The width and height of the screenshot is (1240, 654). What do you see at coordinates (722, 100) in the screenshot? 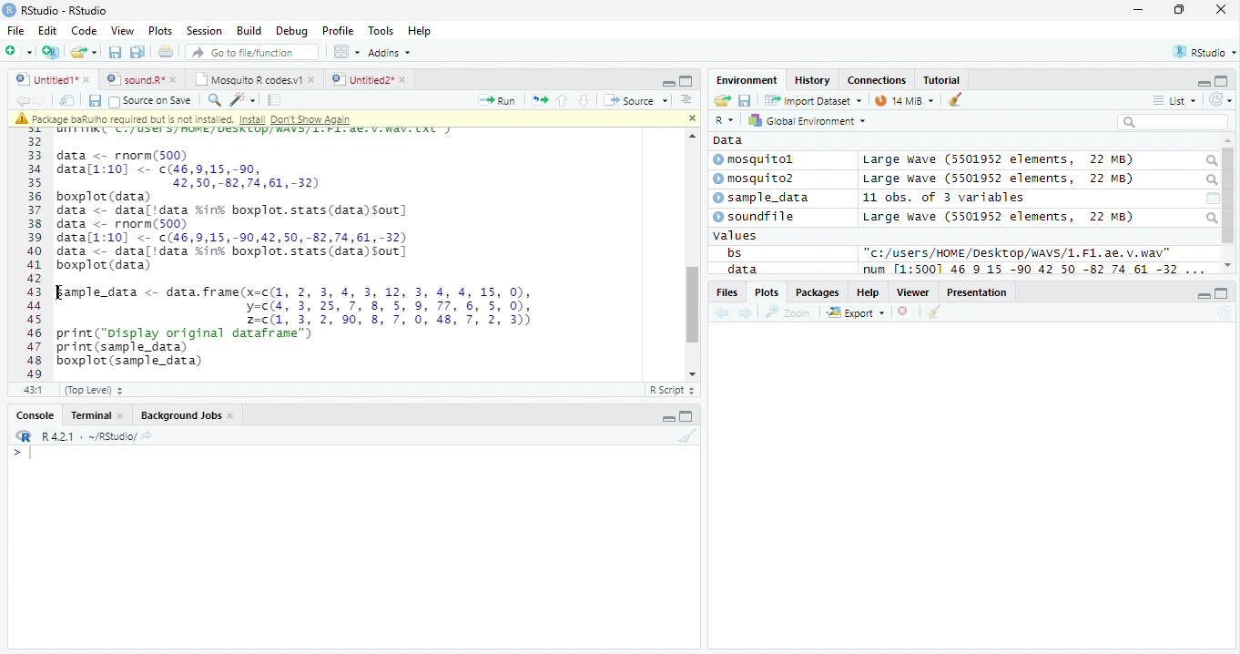
I see `Folder` at bounding box center [722, 100].